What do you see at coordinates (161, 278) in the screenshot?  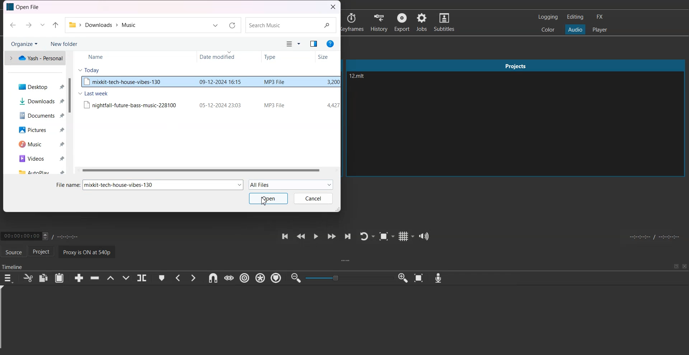 I see `Create marker` at bounding box center [161, 278].